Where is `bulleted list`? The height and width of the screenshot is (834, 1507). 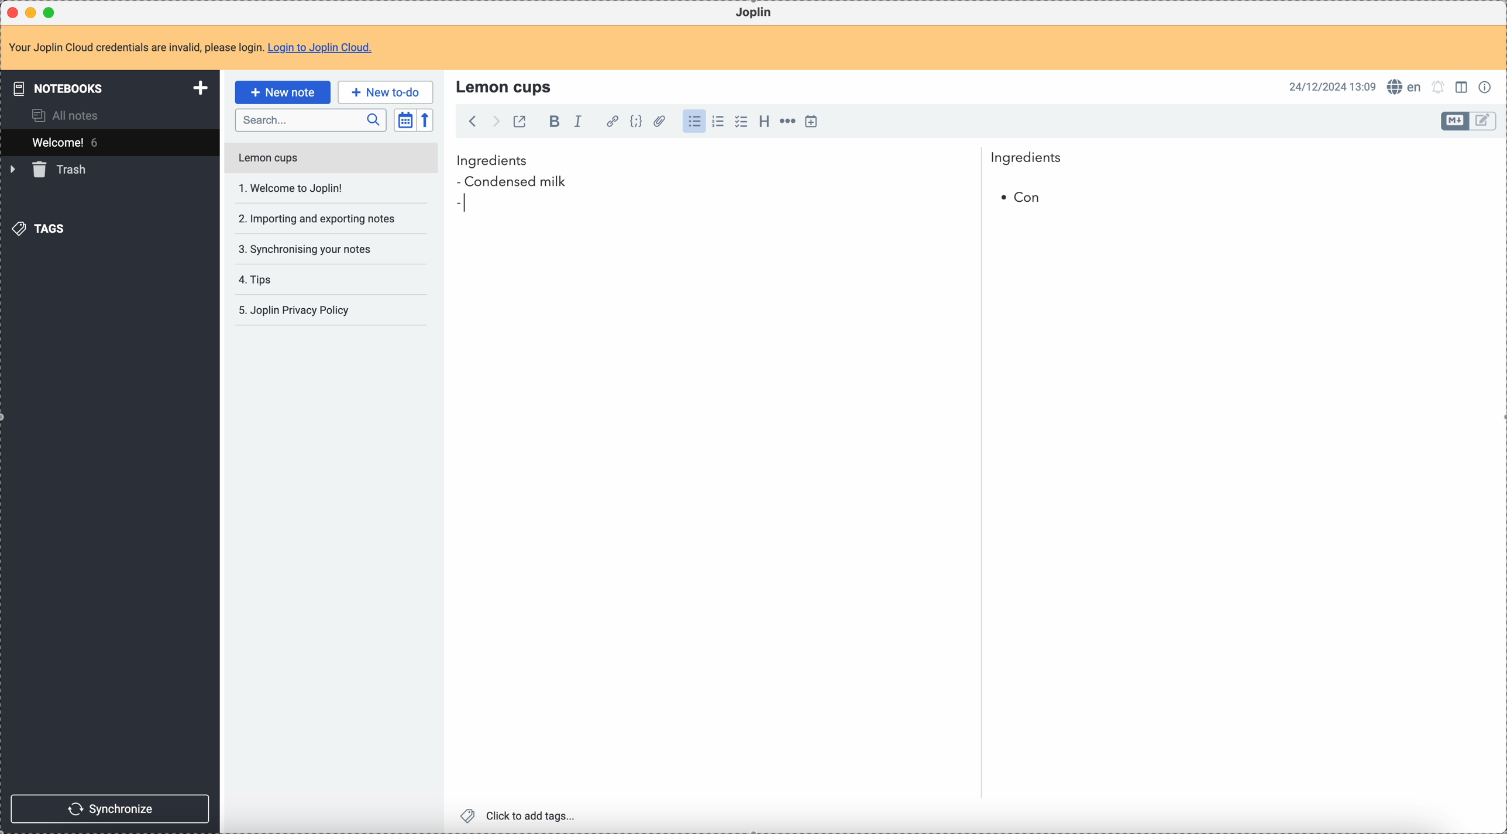 bulleted list is located at coordinates (693, 122).